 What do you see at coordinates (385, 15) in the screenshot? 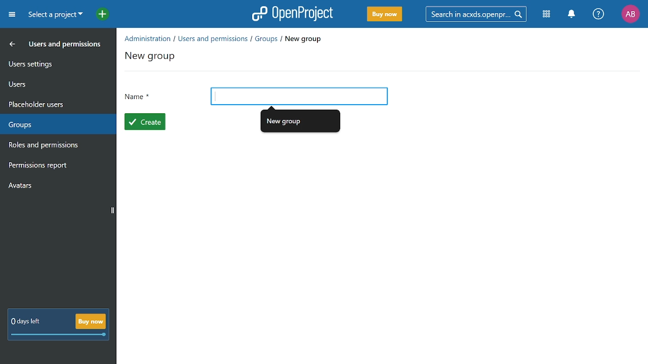
I see `Buy Now` at bounding box center [385, 15].